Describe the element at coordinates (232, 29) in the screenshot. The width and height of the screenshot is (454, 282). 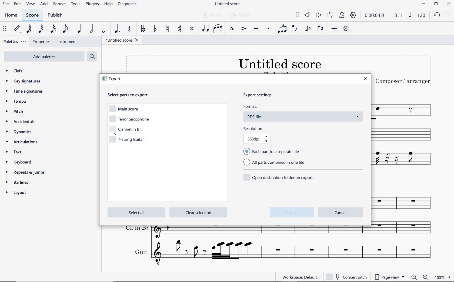
I see `MARCATO` at that location.